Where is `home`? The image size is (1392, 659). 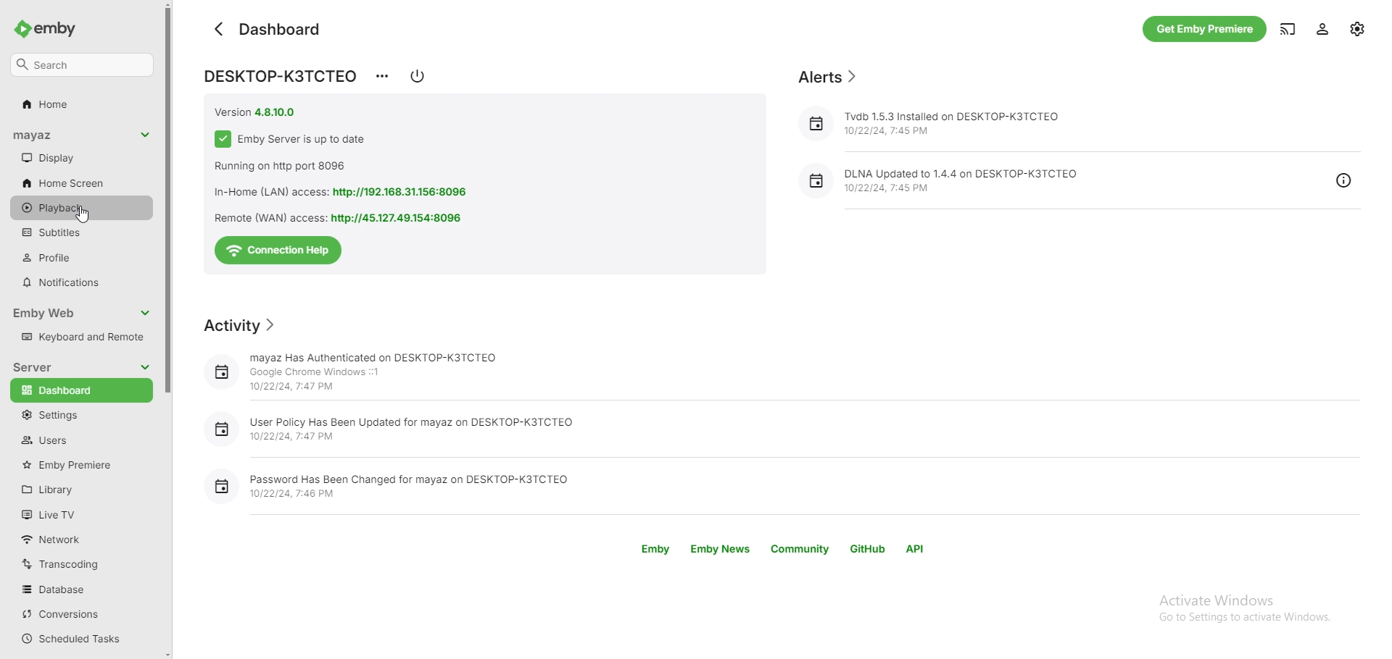 home is located at coordinates (78, 105).